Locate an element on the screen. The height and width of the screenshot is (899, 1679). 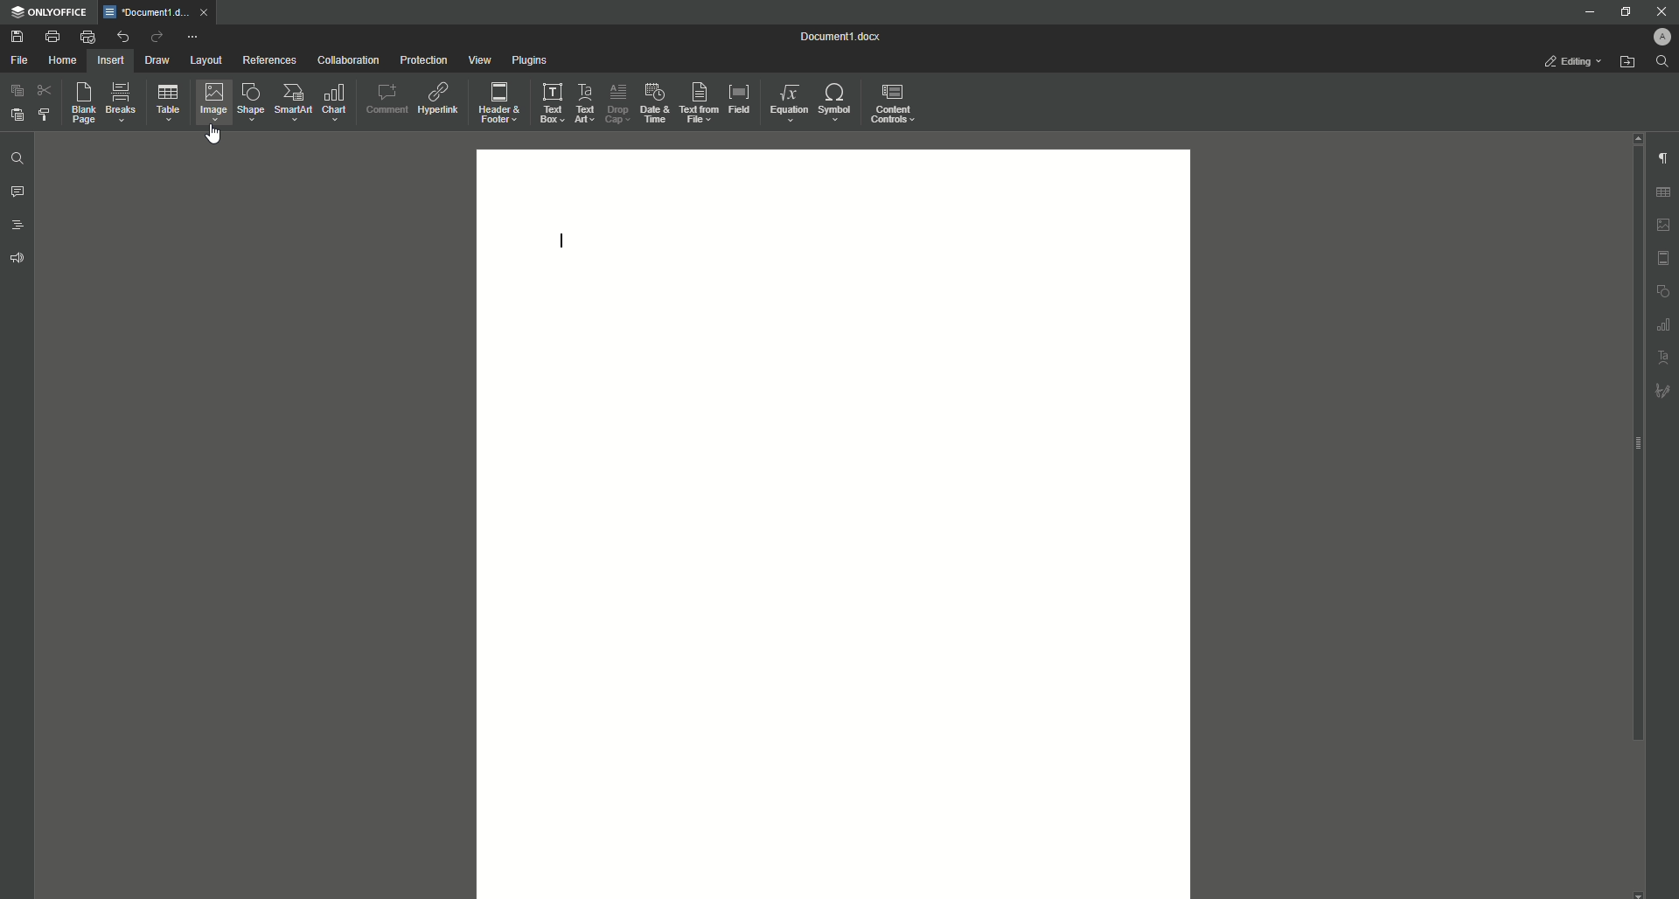
Table Settings is located at coordinates (1663, 192).